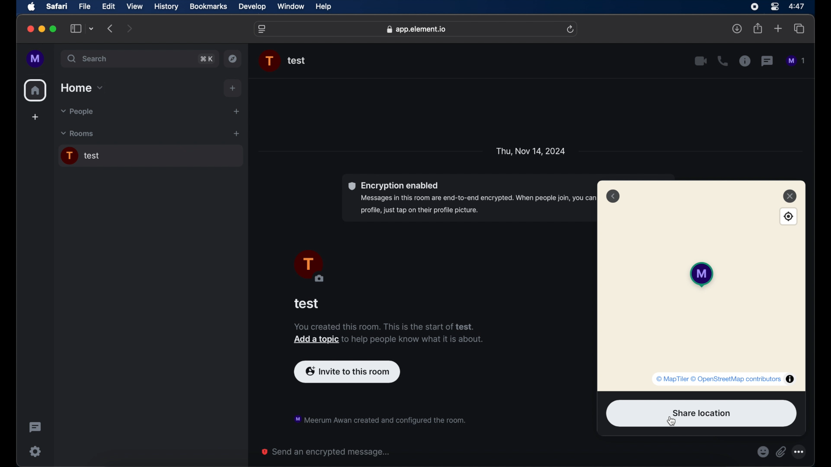 Image resolution: width=831 pixels, height=467 pixels. Describe the element at coordinates (252, 7) in the screenshot. I see `develop` at that location.